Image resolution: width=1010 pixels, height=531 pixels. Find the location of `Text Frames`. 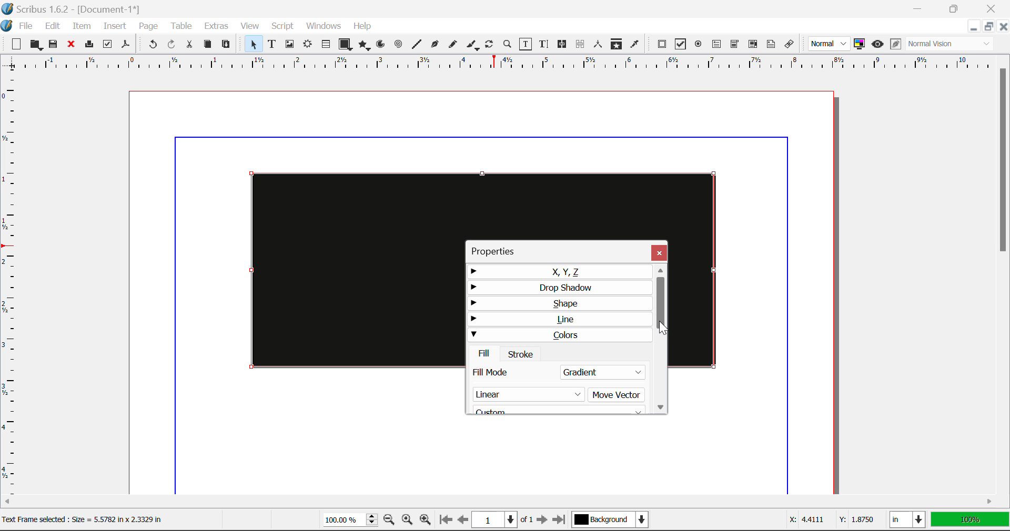

Text Frames is located at coordinates (272, 45).